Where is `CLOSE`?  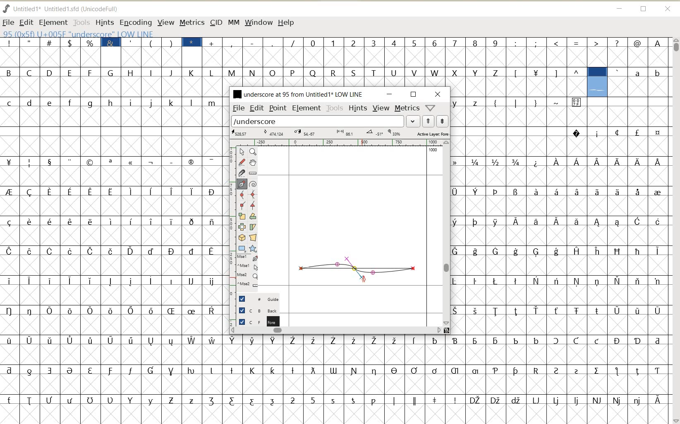 CLOSE is located at coordinates (438, 94).